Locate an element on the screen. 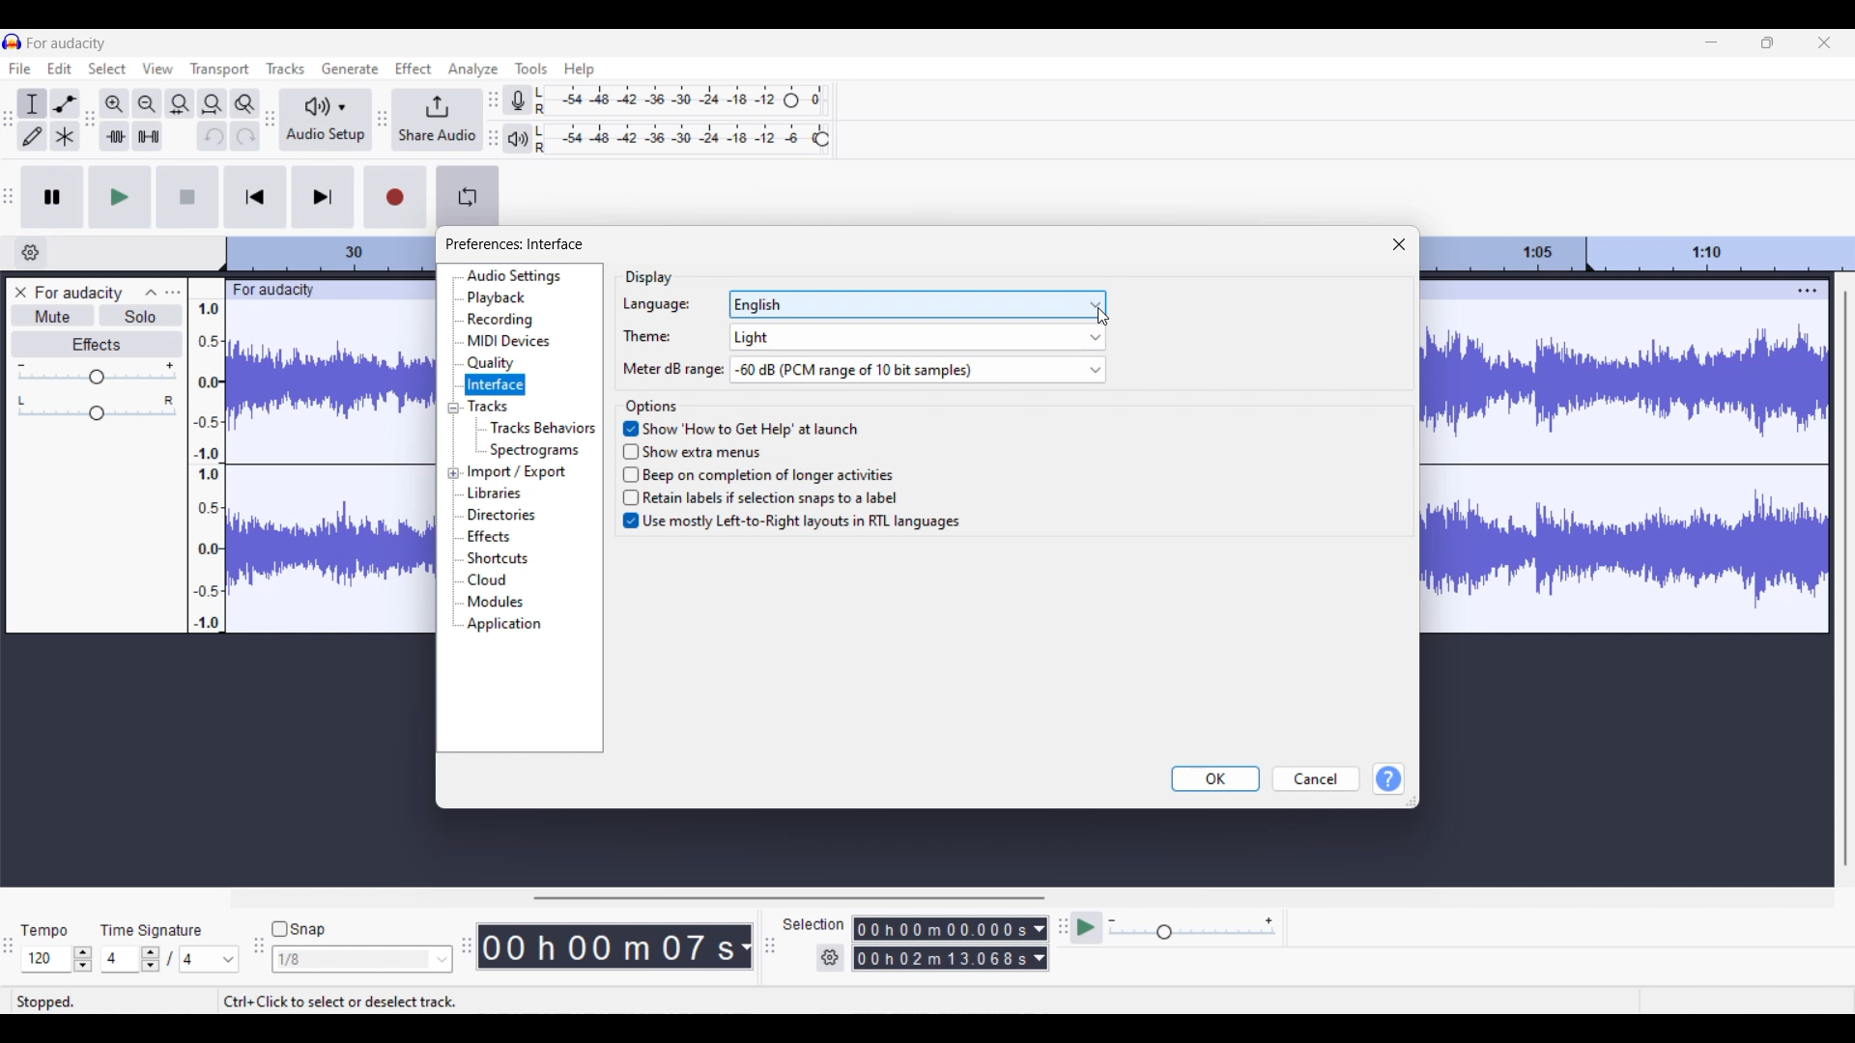  Import/Export is located at coordinates (518, 472).